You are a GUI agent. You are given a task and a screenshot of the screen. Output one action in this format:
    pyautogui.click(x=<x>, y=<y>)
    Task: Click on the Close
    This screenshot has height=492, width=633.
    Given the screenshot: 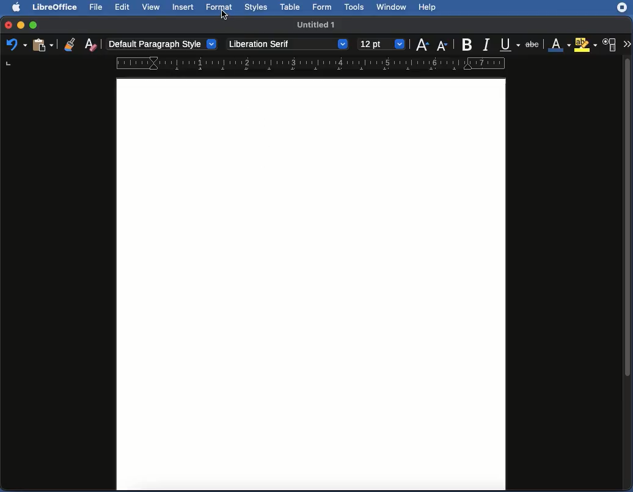 What is the action you would take?
    pyautogui.click(x=7, y=24)
    